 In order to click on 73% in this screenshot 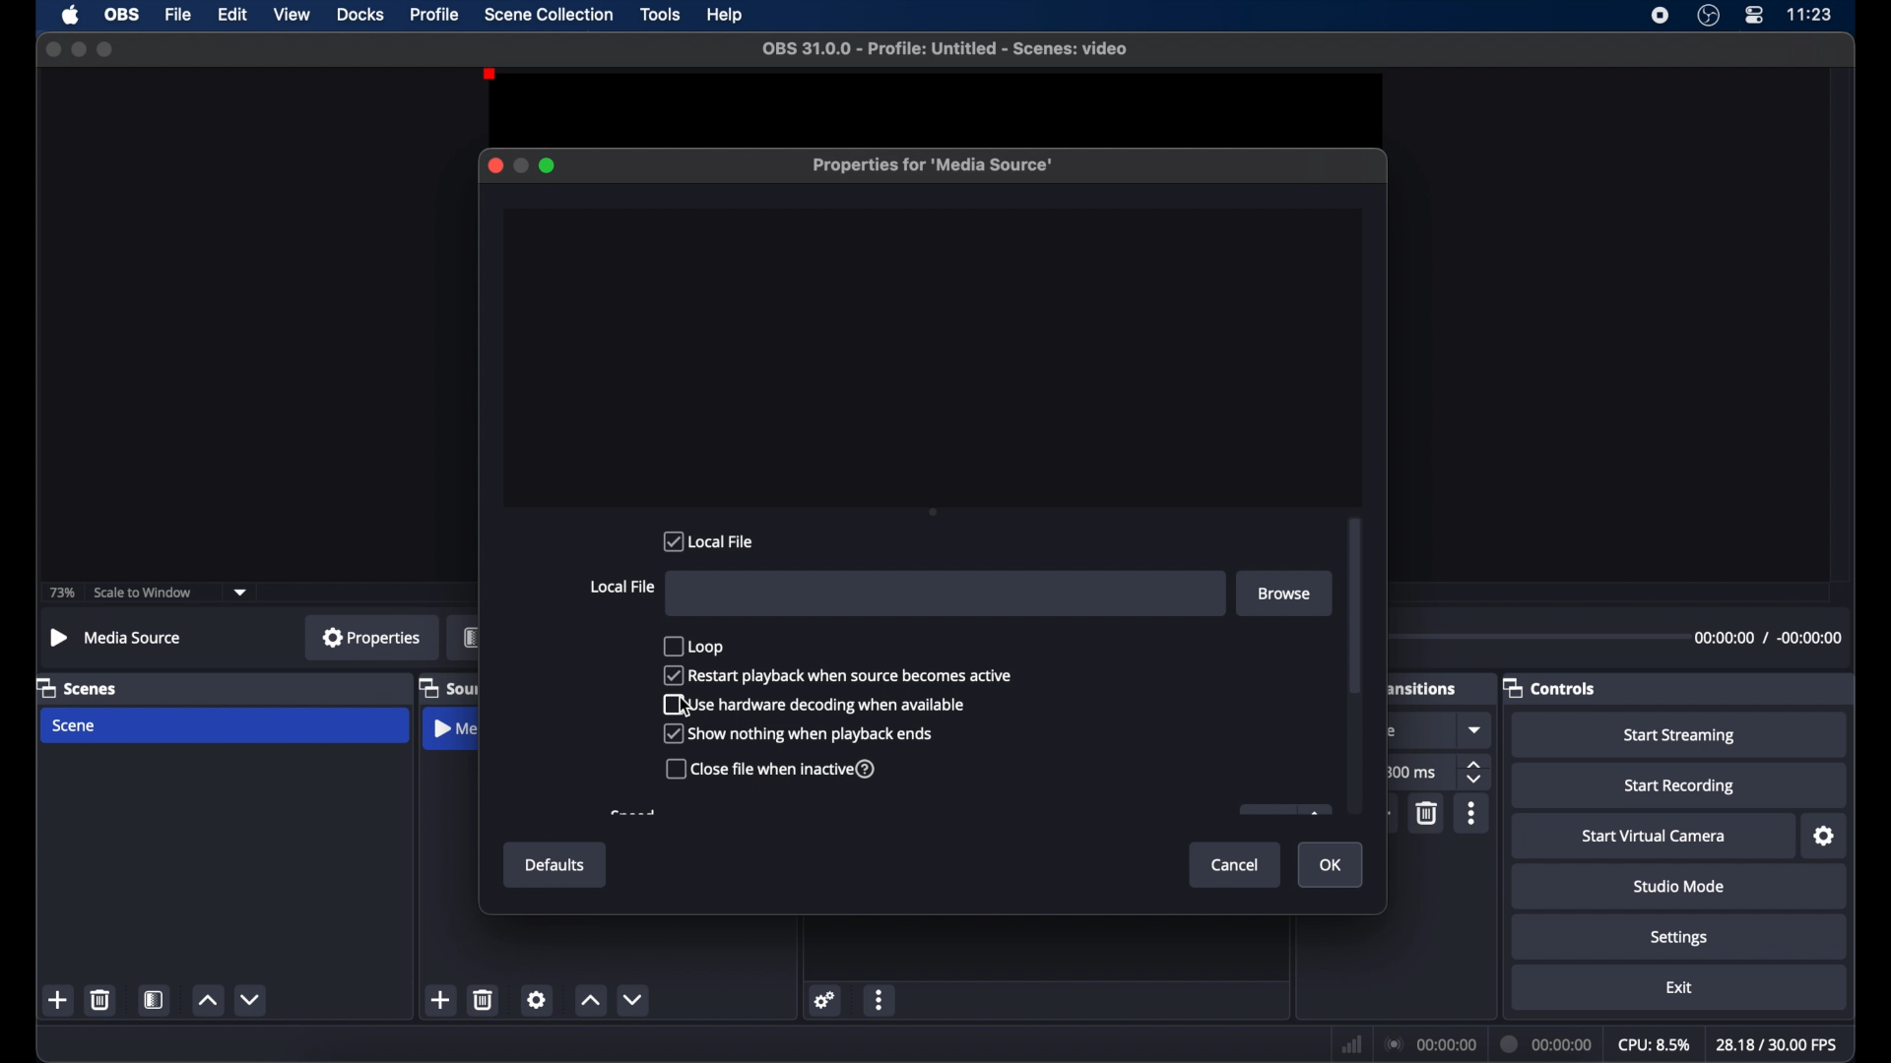, I will do `click(61, 594)`.